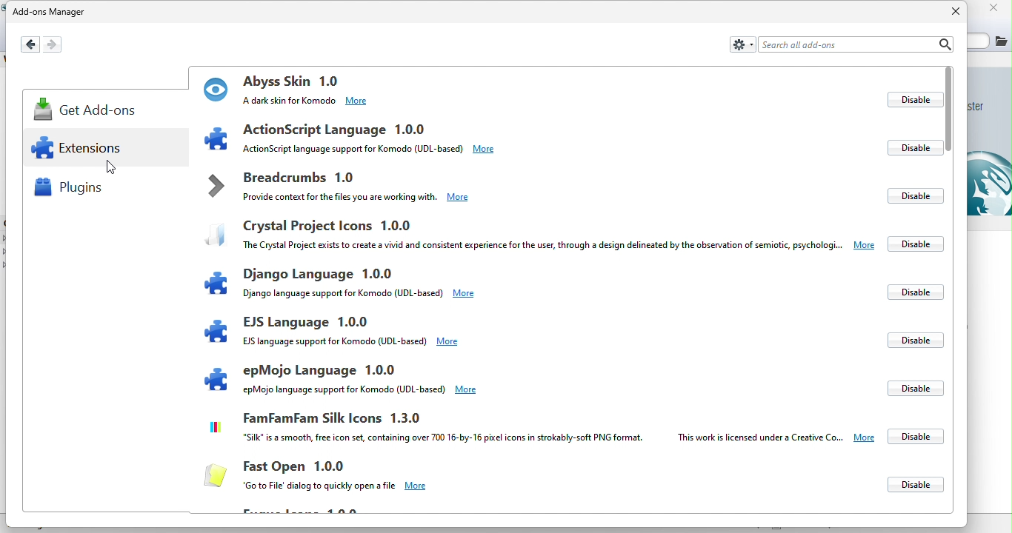 Image resolution: width=1012 pixels, height=533 pixels. Describe the element at coordinates (906, 339) in the screenshot. I see `disable` at that location.